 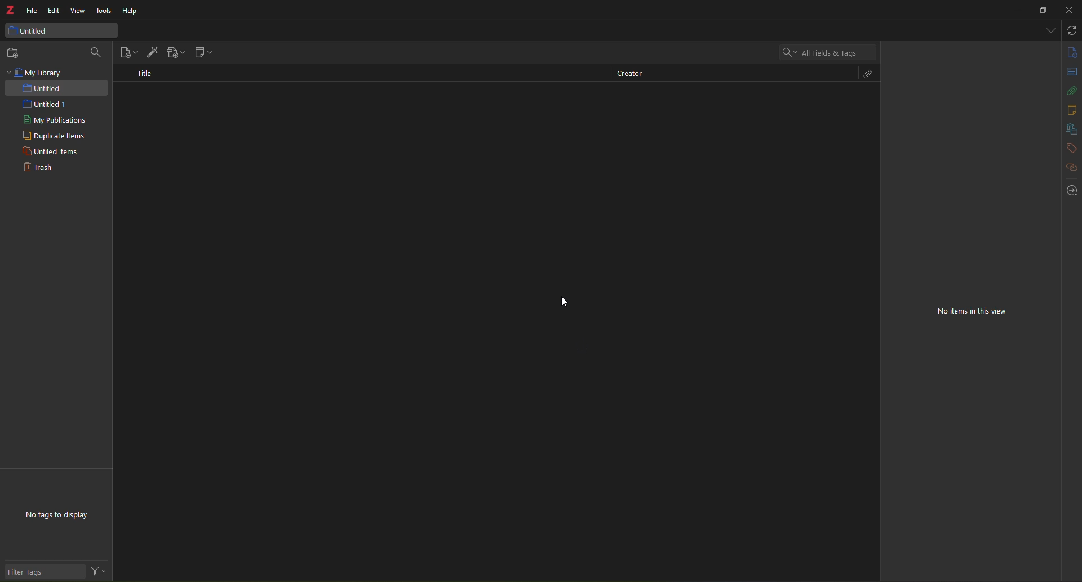 I want to click on untitled, so click(x=43, y=88).